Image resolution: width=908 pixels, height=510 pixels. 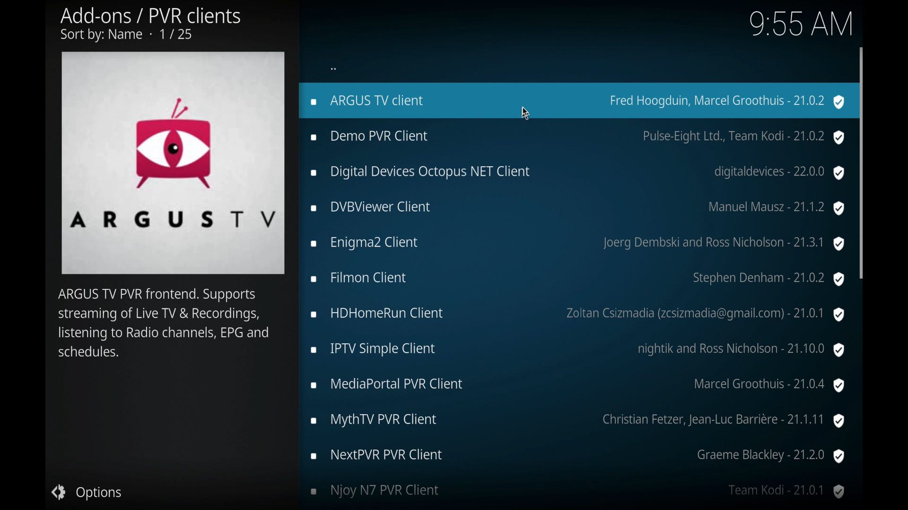 What do you see at coordinates (576, 244) in the screenshot?
I see `enigma2 client` at bounding box center [576, 244].